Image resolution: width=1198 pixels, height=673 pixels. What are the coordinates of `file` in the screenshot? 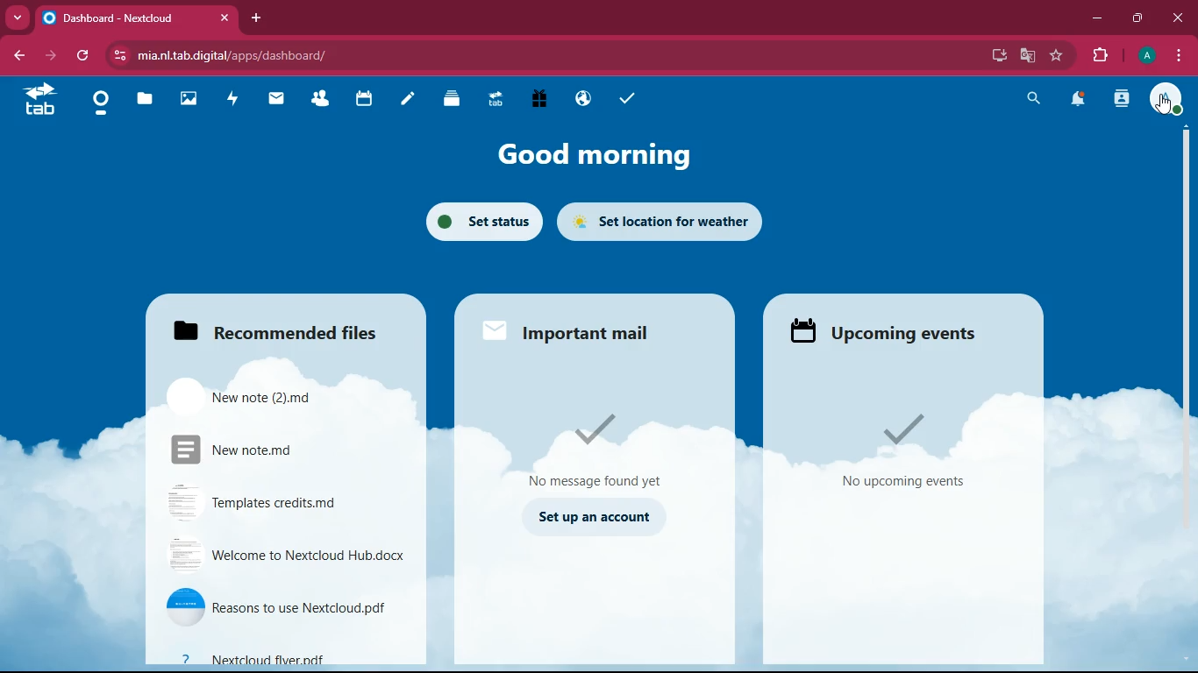 It's located at (277, 452).